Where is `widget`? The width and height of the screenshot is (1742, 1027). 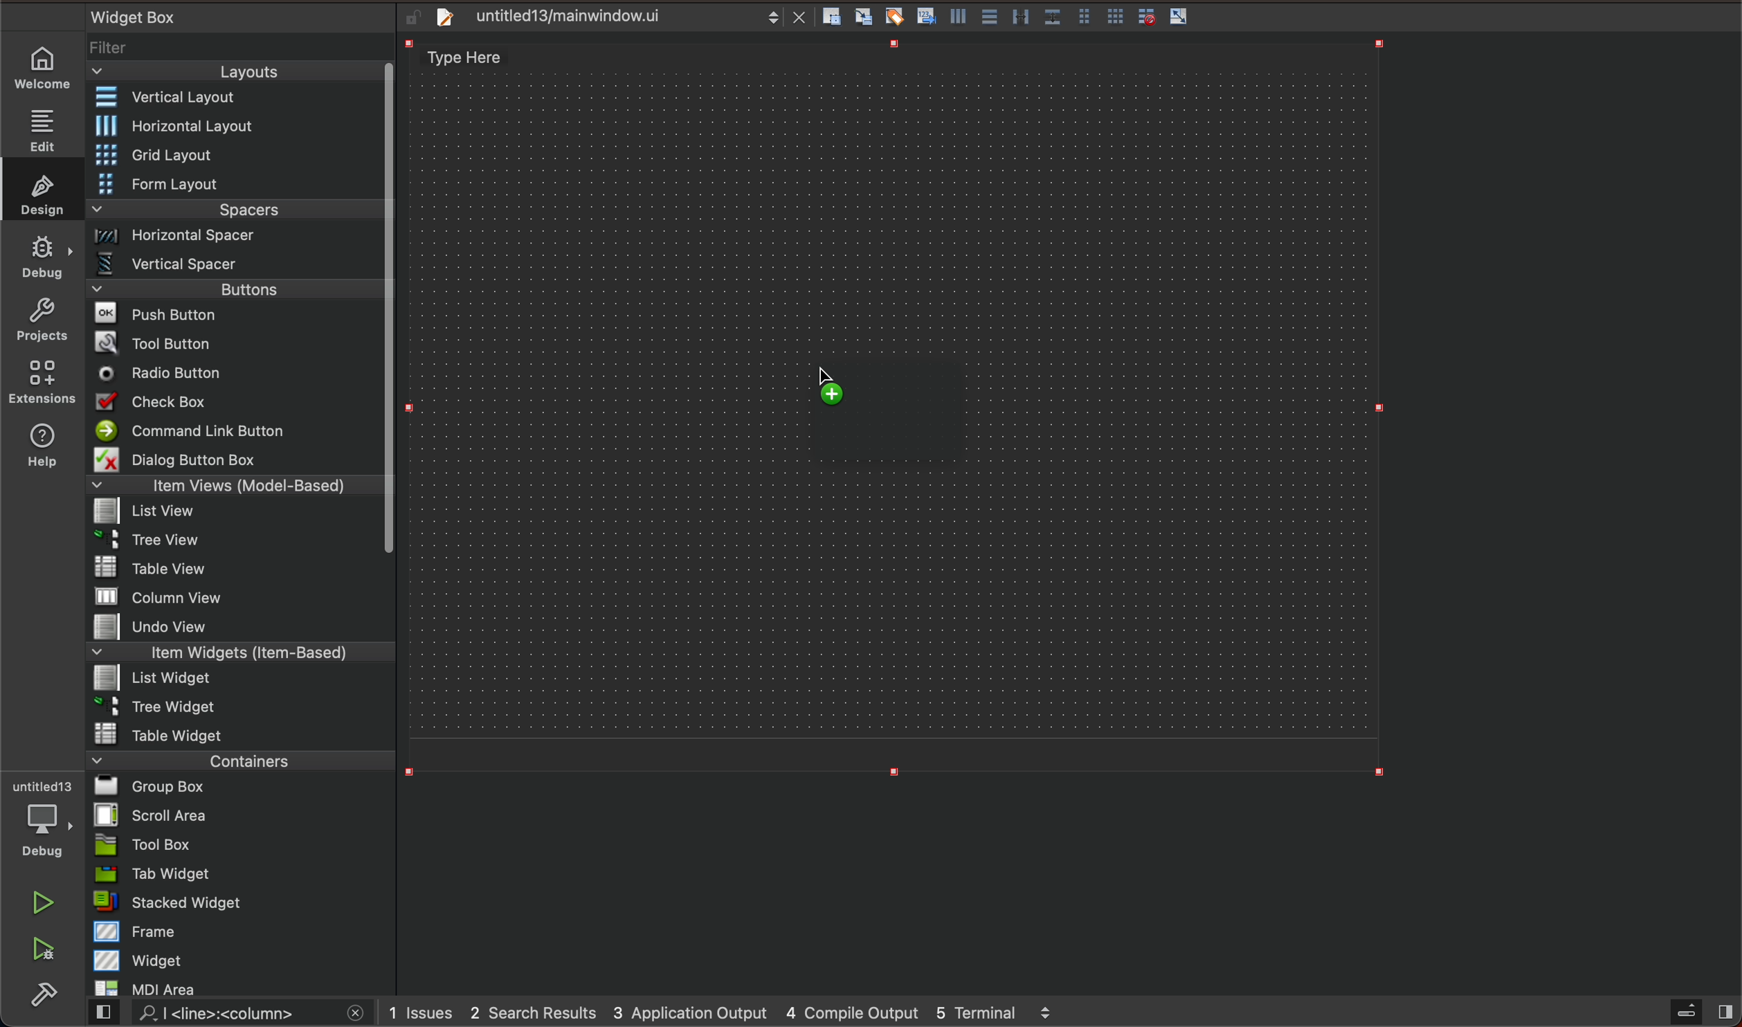
widget is located at coordinates (242, 960).